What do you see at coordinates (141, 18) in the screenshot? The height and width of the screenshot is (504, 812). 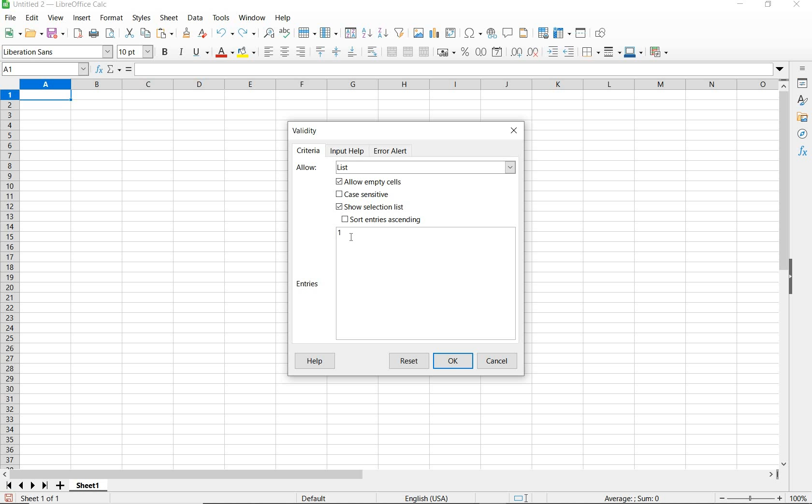 I see `styles` at bounding box center [141, 18].